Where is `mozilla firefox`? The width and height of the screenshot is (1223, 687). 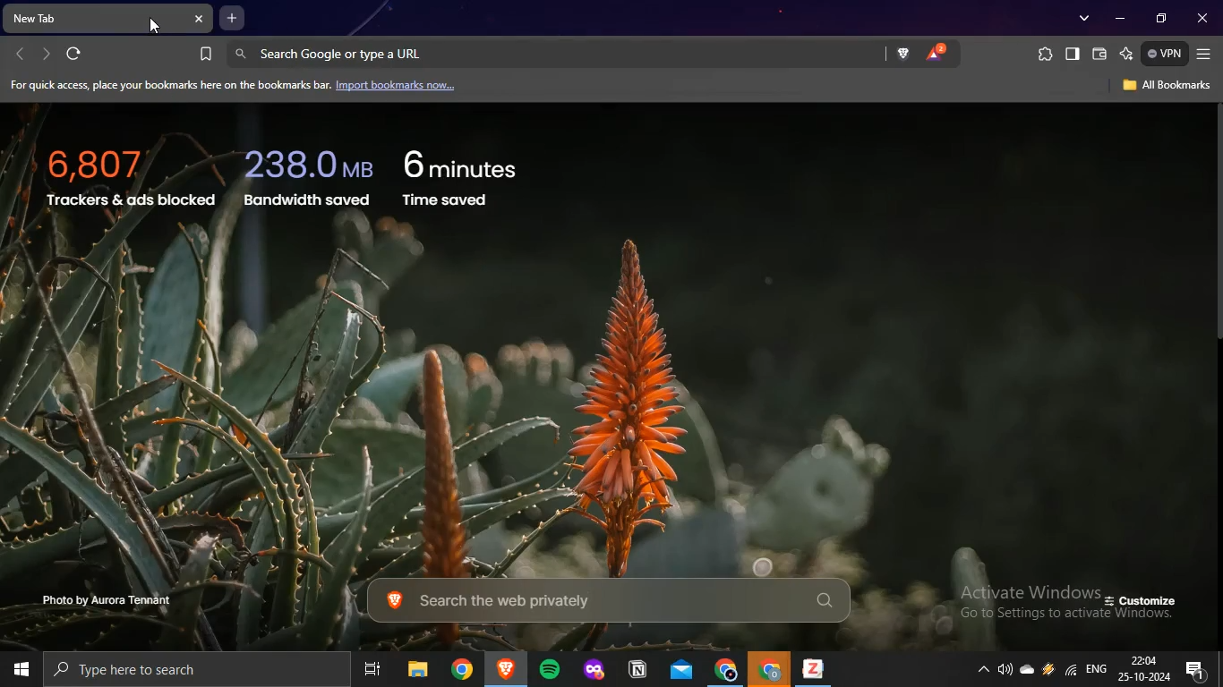
mozilla firefox is located at coordinates (596, 672).